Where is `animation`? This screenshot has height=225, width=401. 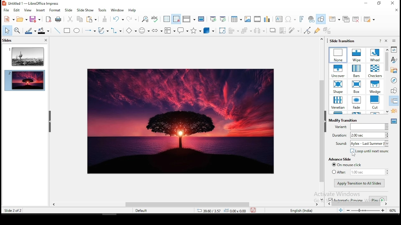
animation is located at coordinates (393, 111).